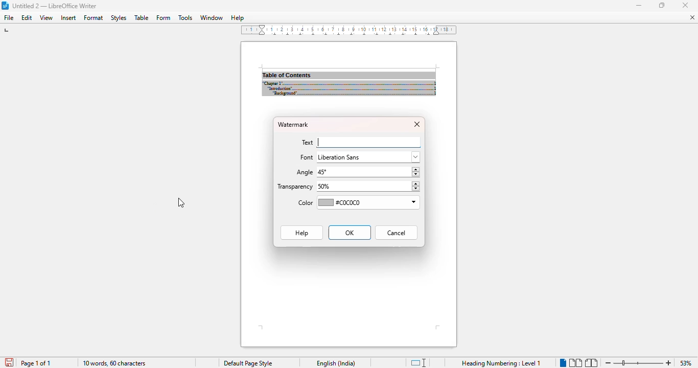 Image resolution: width=698 pixels, height=368 pixels. What do you see at coordinates (46, 18) in the screenshot?
I see `view` at bounding box center [46, 18].